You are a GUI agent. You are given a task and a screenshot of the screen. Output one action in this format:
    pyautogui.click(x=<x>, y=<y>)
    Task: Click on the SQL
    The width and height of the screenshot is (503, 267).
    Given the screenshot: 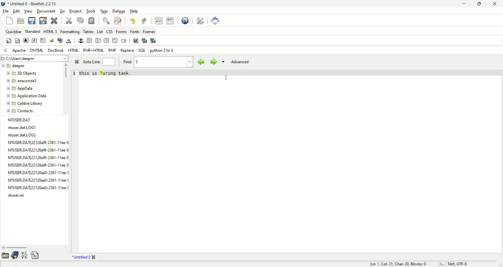 What is the action you would take?
    pyautogui.click(x=142, y=50)
    